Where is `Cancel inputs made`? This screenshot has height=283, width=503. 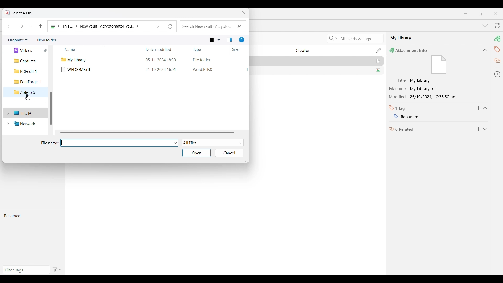 Cancel inputs made is located at coordinates (229, 153).